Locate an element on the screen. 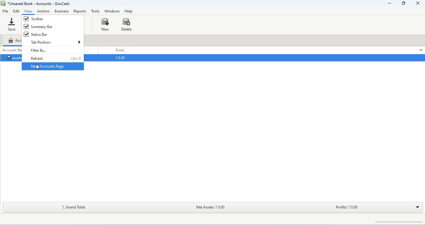 This screenshot has width=425, height=225. cursor movement is located at coordinates (38, 67).